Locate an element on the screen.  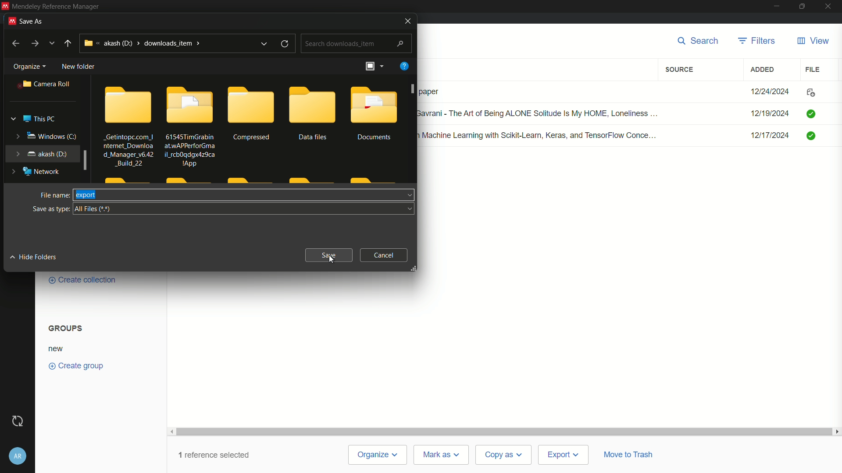
export is located at coordinates (563, 455).